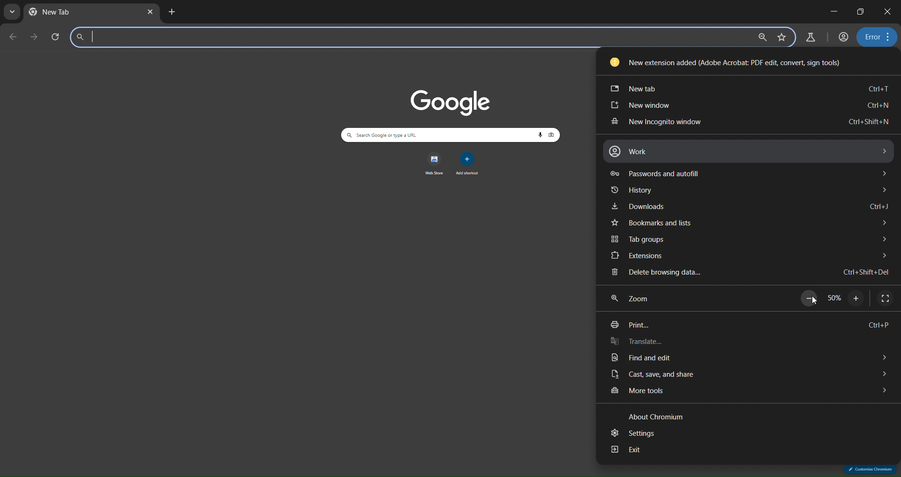  I want to click on extensions, so click(748, 255).